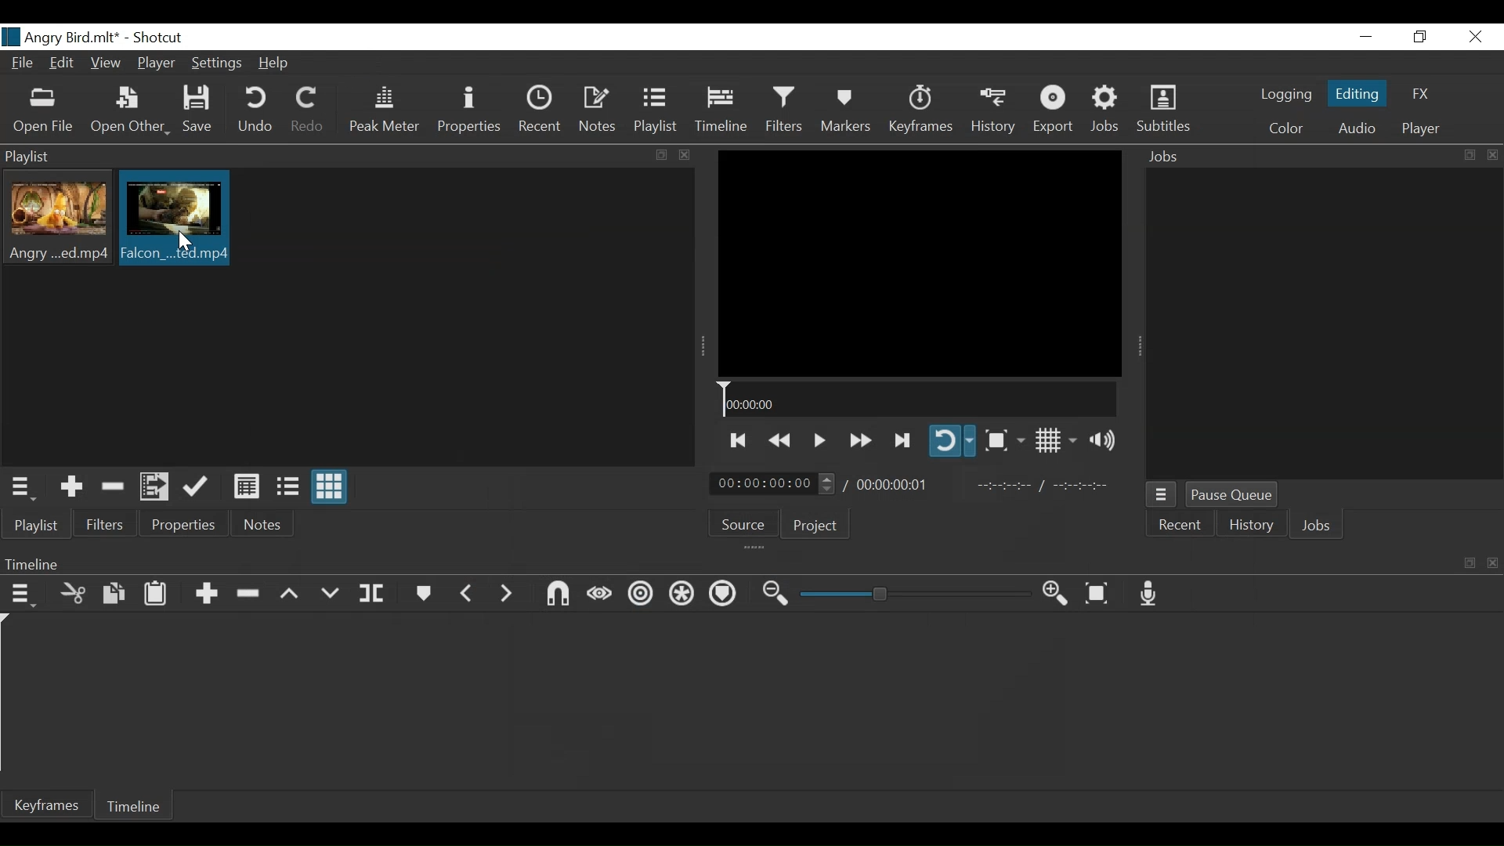 This screenshot has width=1504, height=846. Describe the element at coordinates (994, 110) in the screenshot. I see `History` at that location.